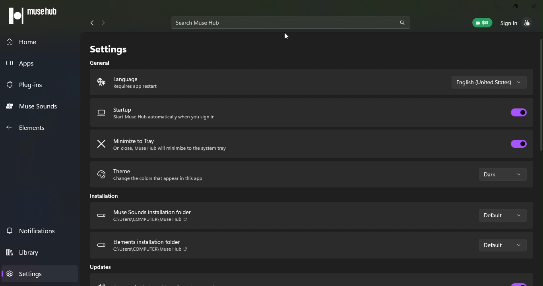 This screenshot has width=543, height=286. What do you see at coordinates (105, 269) in the screenshot?
I see `Updates` at bounding box center [105, 269].